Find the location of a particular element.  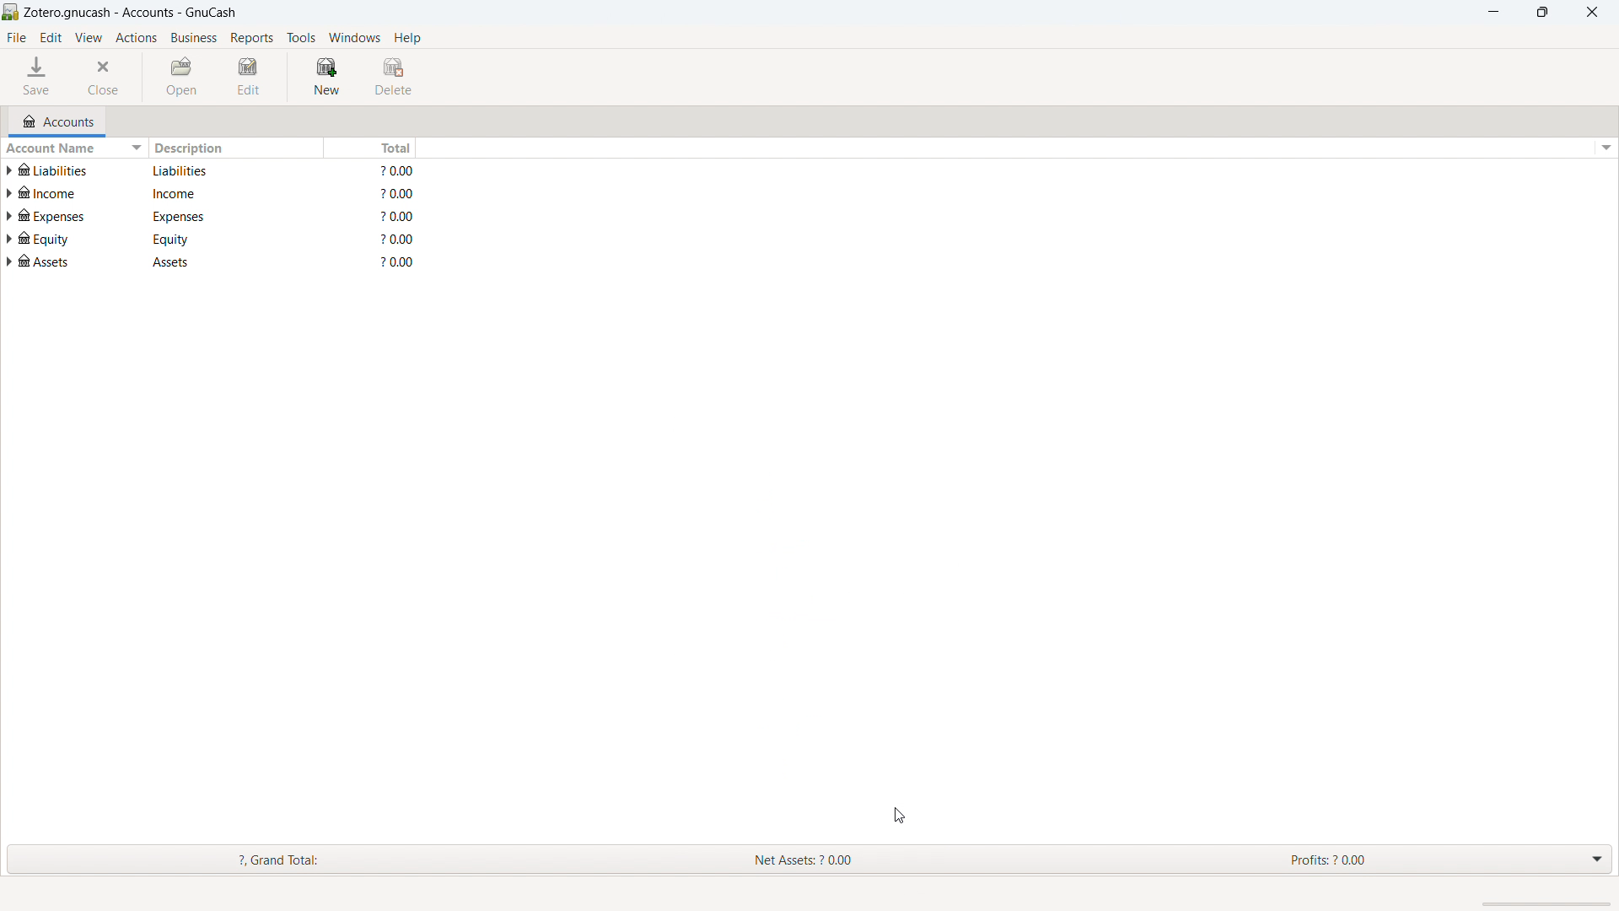

close is located at coordinates (105, 77).